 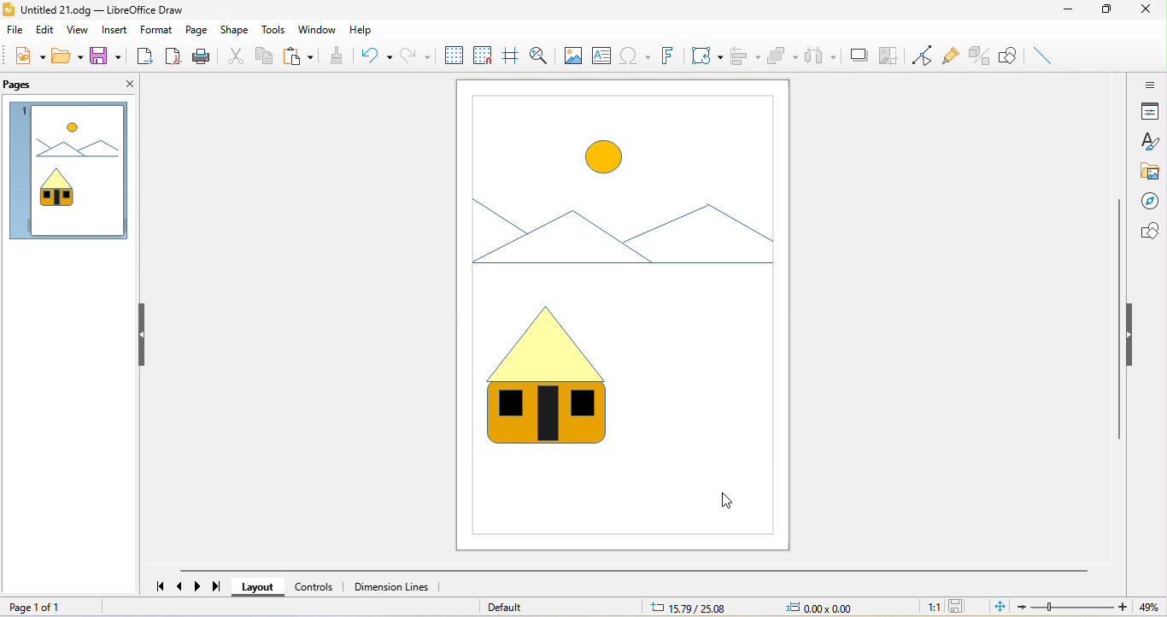 What do you see at coordinates (959, 607) in the screenshot?
I see `save` at bounding box center [959, 607].